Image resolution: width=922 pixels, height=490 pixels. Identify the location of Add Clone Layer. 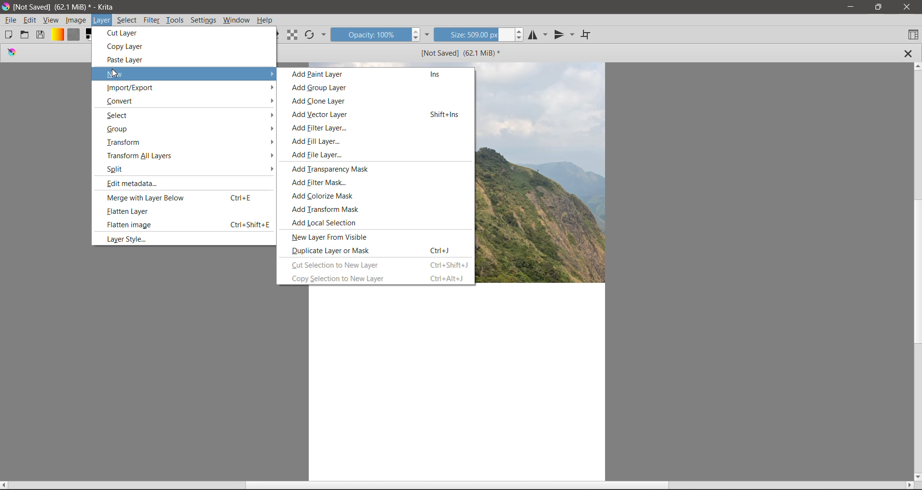
(322, 102).